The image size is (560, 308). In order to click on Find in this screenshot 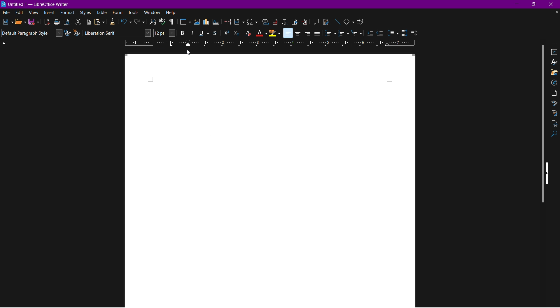, I will do `click(554, 135)`.